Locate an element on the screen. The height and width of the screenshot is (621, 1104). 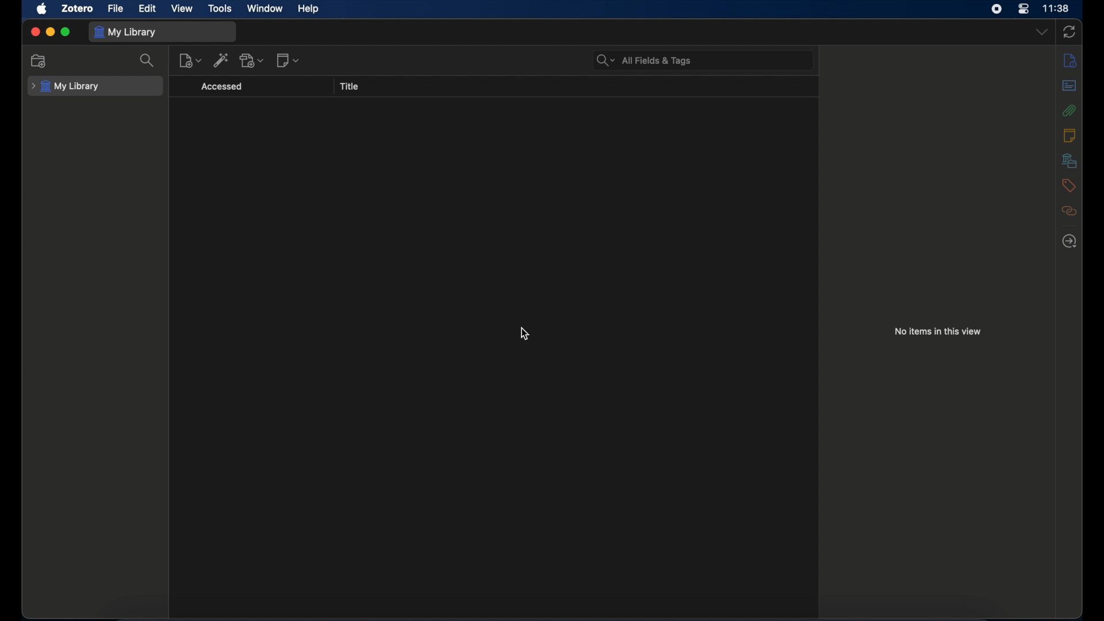
title is located at coordinates (351, 87).